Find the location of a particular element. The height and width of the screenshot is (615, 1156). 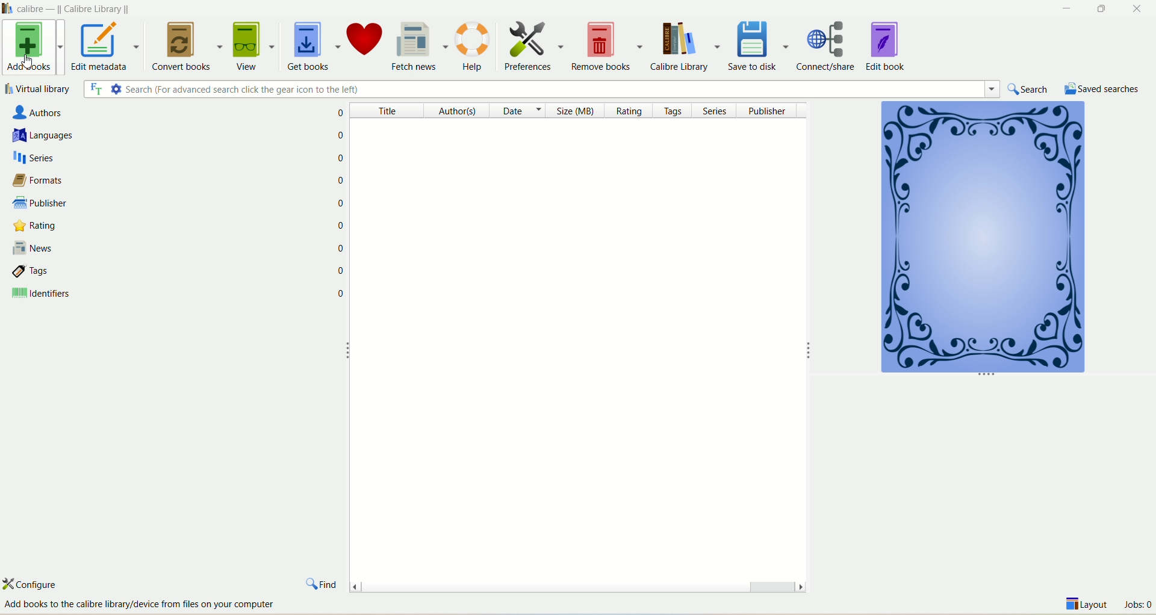

remove books is located at coordinates (609, 46).